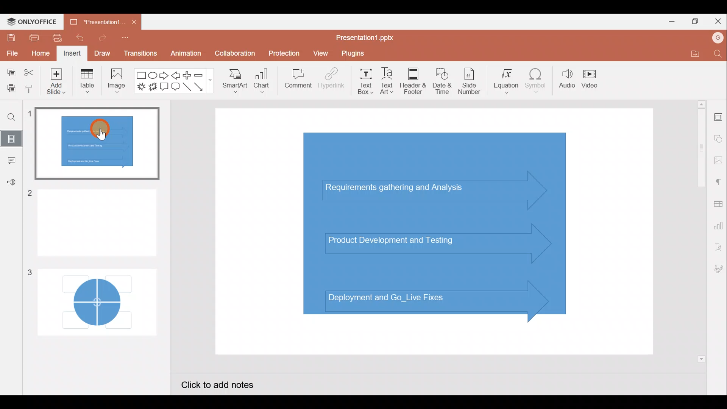 This screenshot has height=409, width=727. What do you see at coordinates (389, 81) in the screenshot?
I see `Text Art` at bounding box center [389, 81].